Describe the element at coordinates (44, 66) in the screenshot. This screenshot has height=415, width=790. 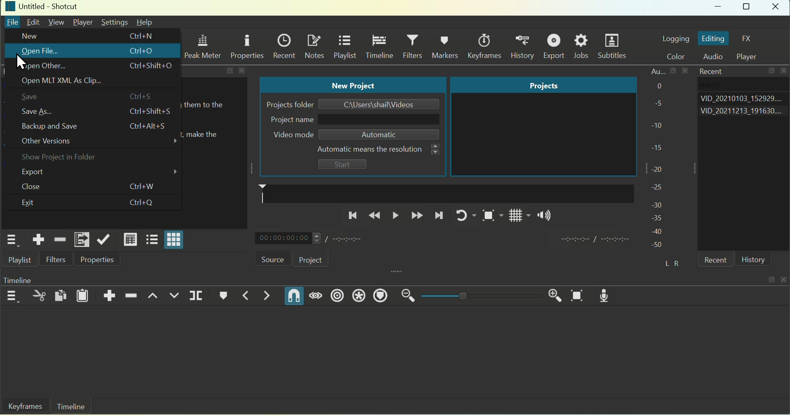
I see `Open Other...` at that location.